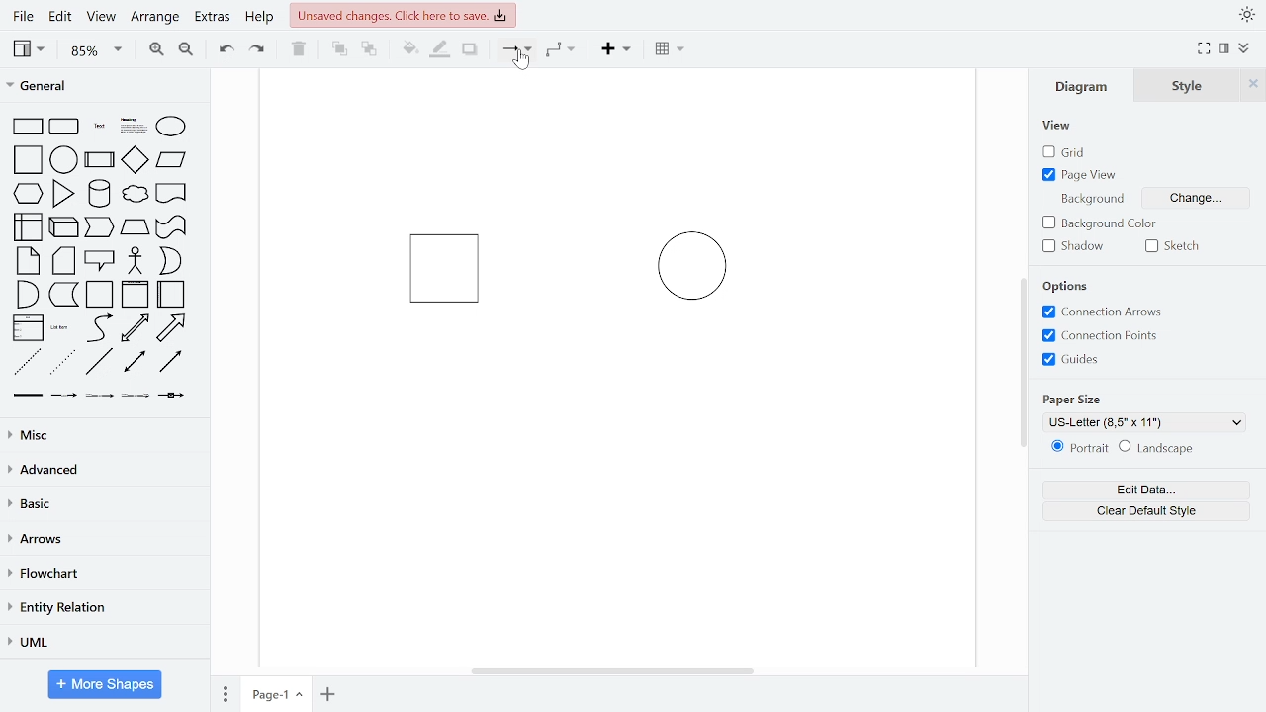  What do you see at coordinates (32, 48) in the screenshot?
I see `view` at bounding box center [32, 48].